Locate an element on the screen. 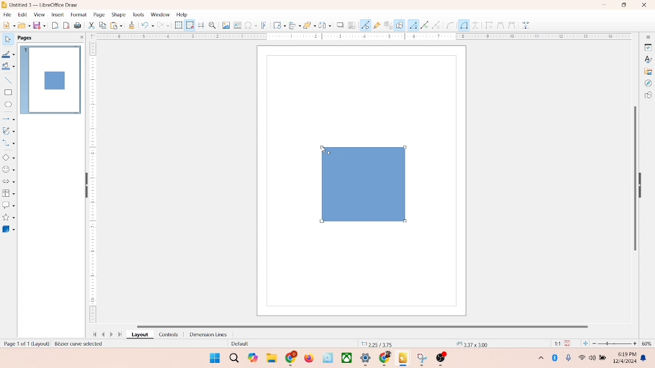 Image resolution: width=655 pixels, height=368 pixels. page 1 is located at coordinates (51, 79).